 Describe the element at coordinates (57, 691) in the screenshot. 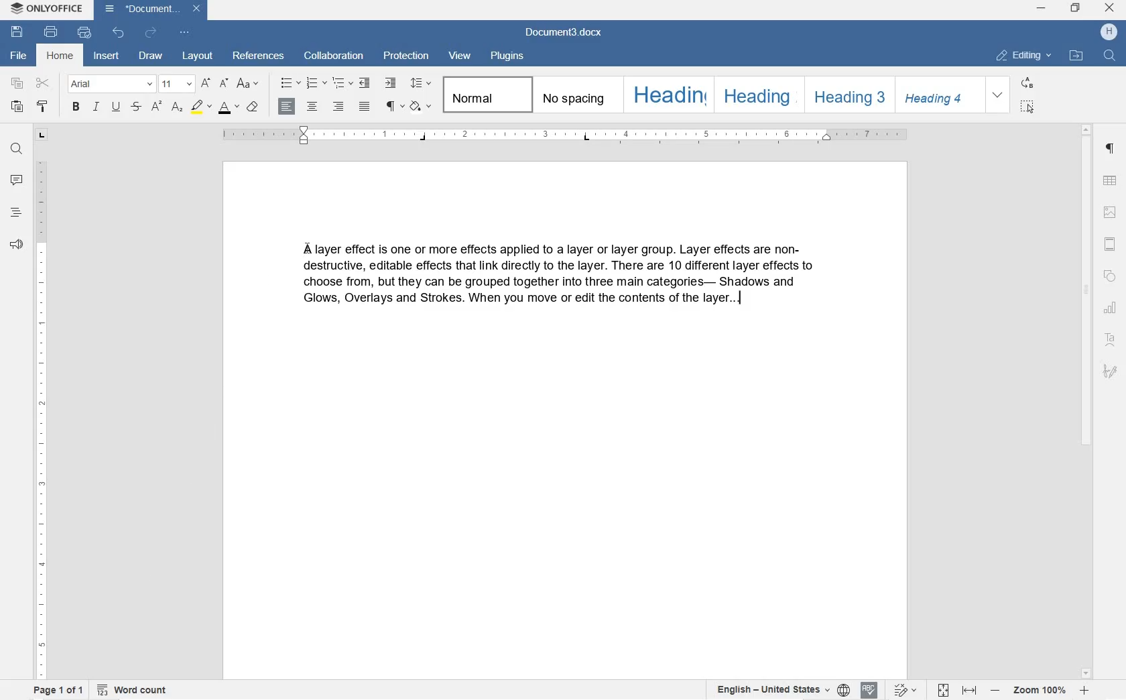

I see `PAGE 1 OF 1` at that location.